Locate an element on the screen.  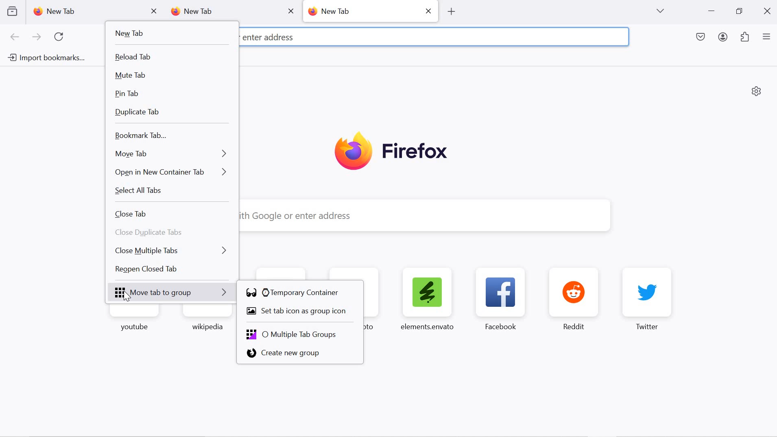
wikipedia favorite is located at coordinates (206, 321).